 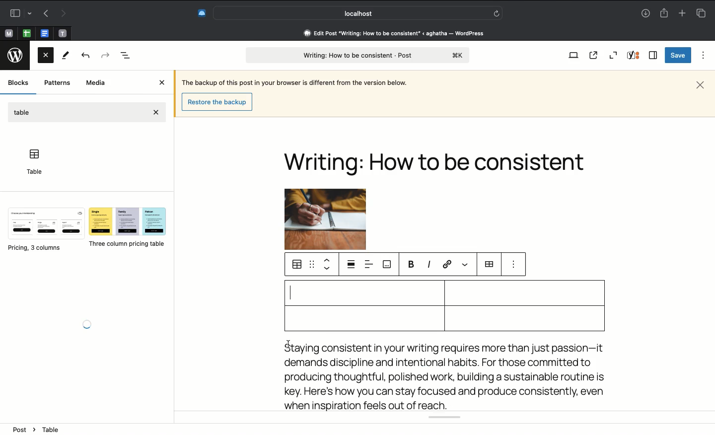 I want to click on Tabs, so click(x=702, y=13).